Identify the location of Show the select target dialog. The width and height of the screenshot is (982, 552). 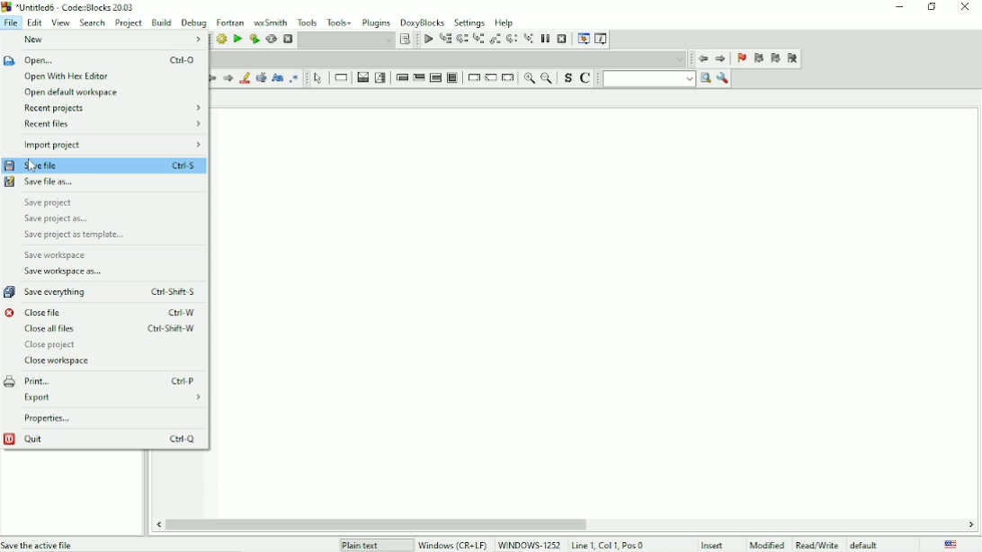
(406, 39).